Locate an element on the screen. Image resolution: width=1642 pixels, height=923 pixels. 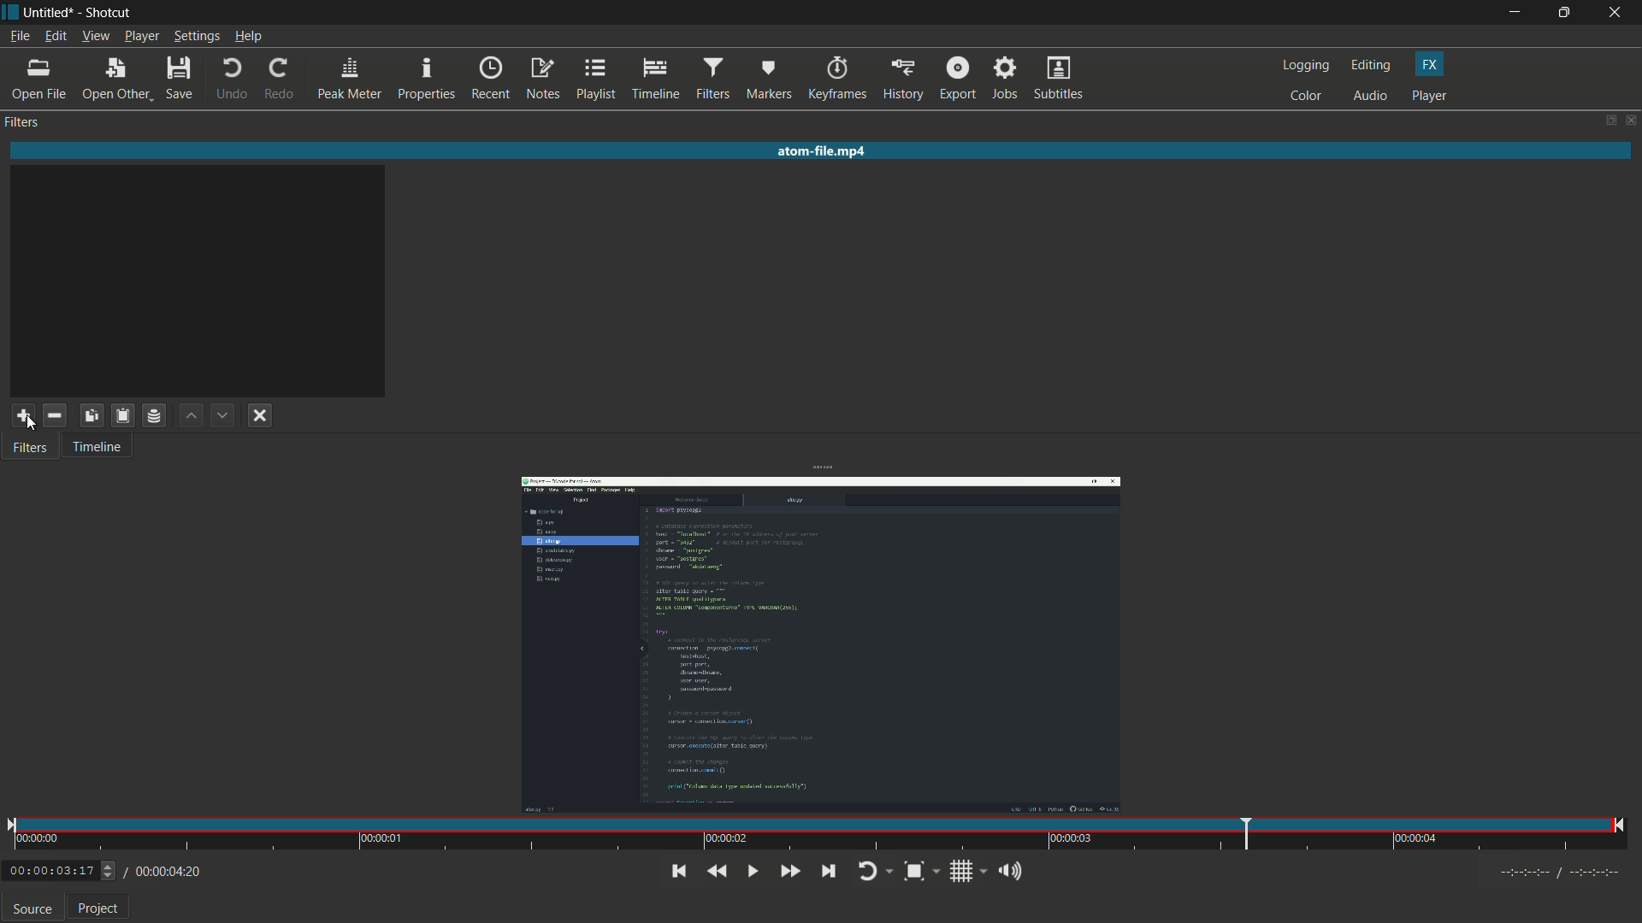
project is located at coordinates (99, 907).